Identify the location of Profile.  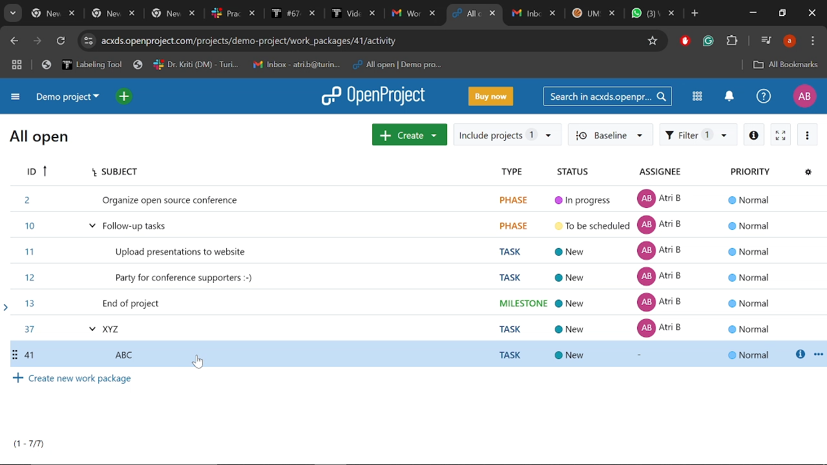
(789, 41).